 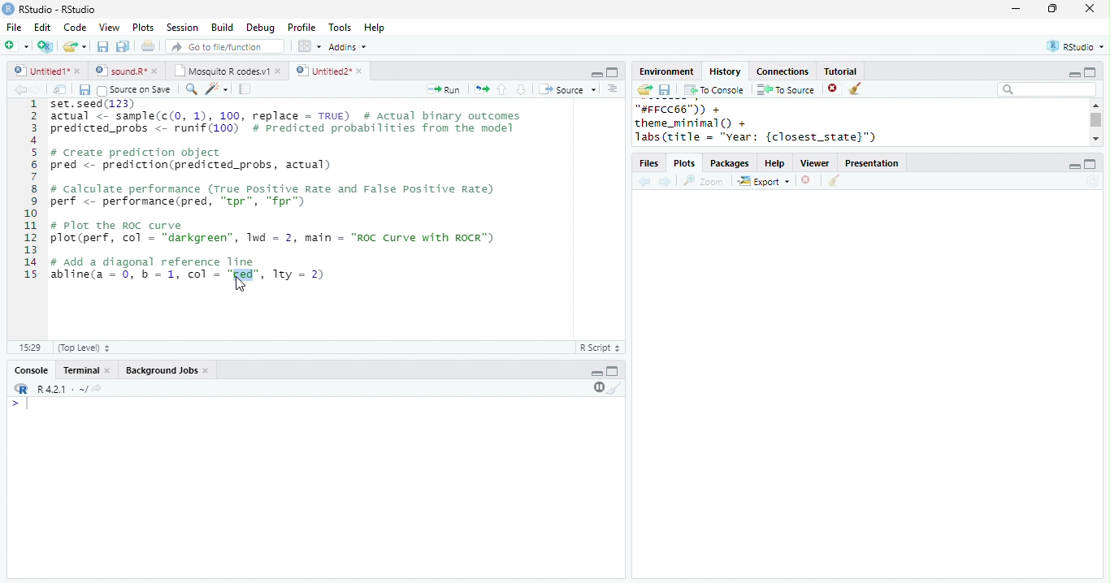 What do you see at coordinates (109, 28) in the screenshot?
I see `View` at bounding box center [109, 28].